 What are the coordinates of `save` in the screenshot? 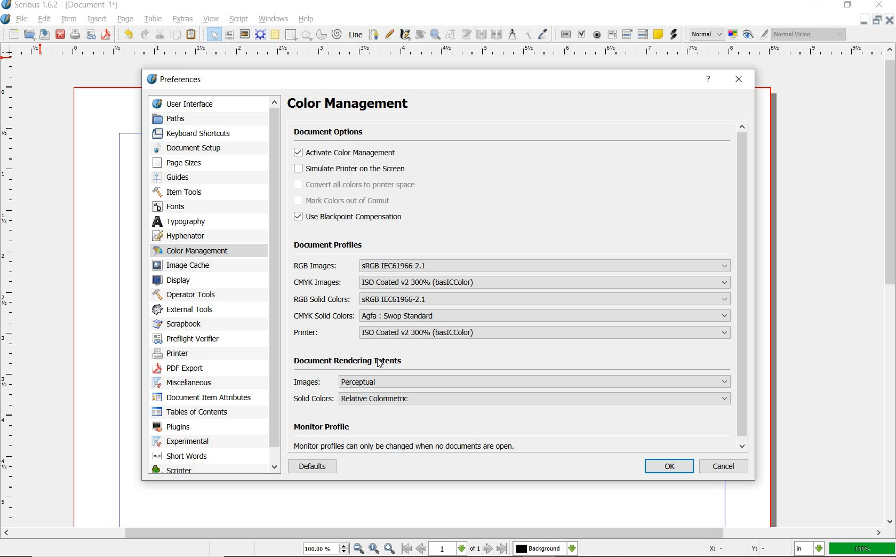 It's located at (45, 34).